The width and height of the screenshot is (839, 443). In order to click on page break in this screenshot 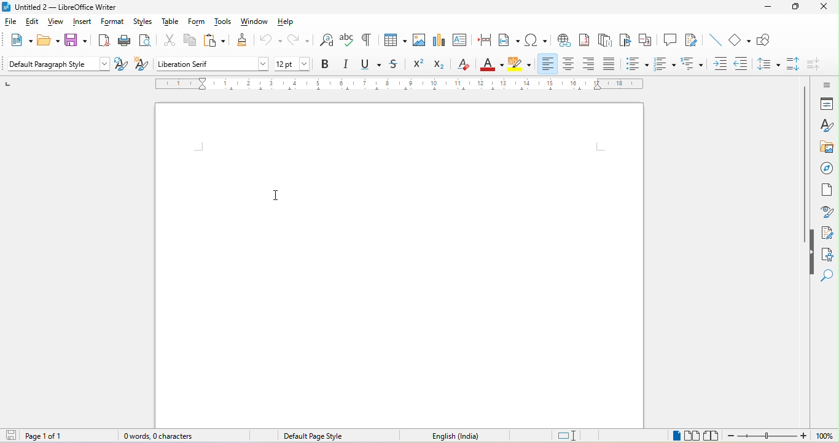, I will do `click(486, 40)`.